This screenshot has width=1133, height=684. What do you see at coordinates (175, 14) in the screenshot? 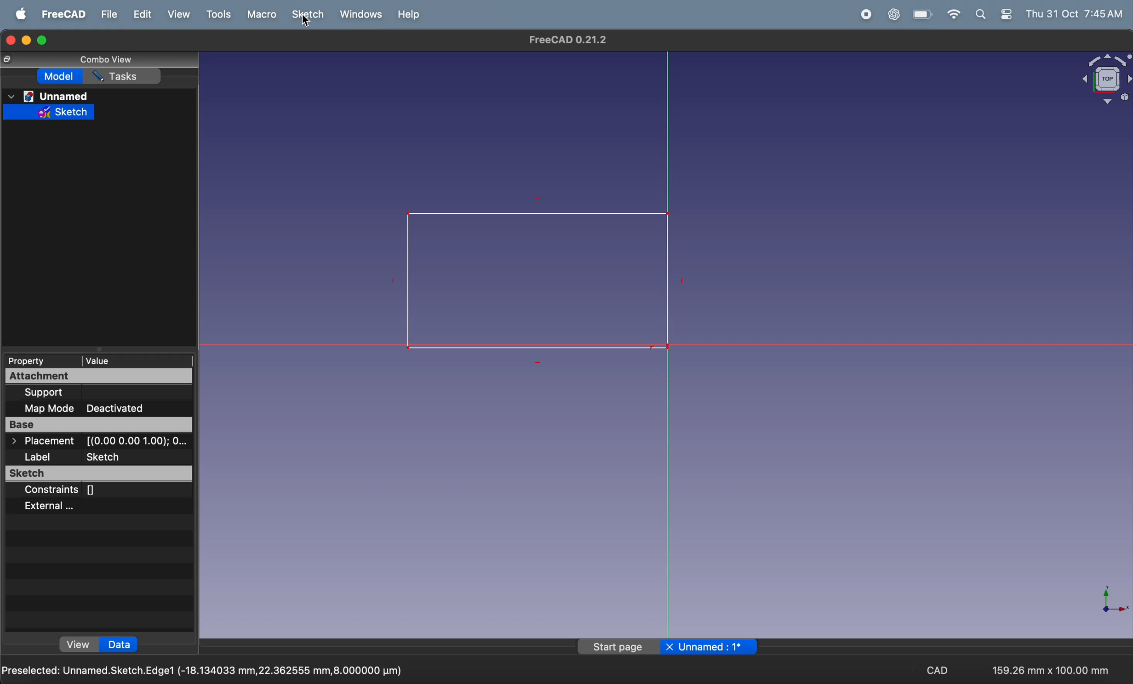
I see `view` at bounding box center [175, 14].